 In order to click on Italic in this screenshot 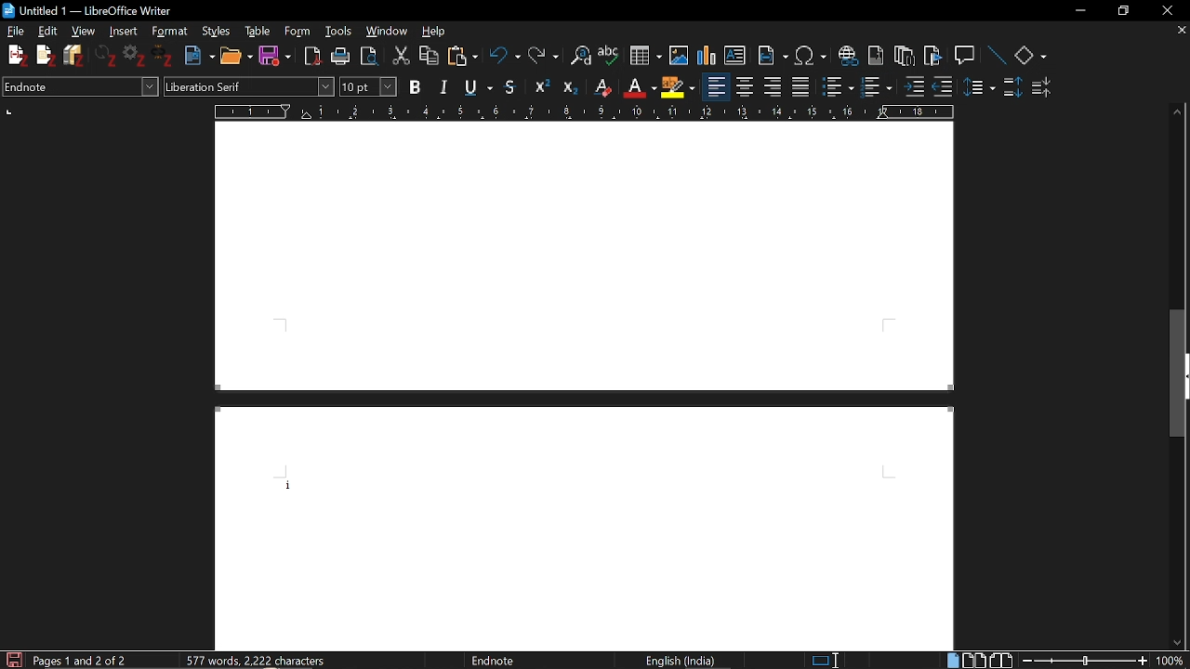, I will do `click(447, 86)`.